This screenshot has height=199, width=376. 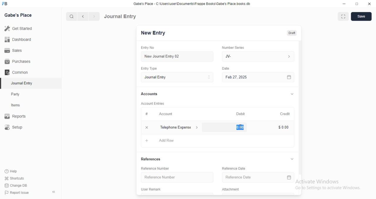 What do you see at coordinates (152, 103) in the screenshot?
I see `Account entries` at bounding box center [152, 103].